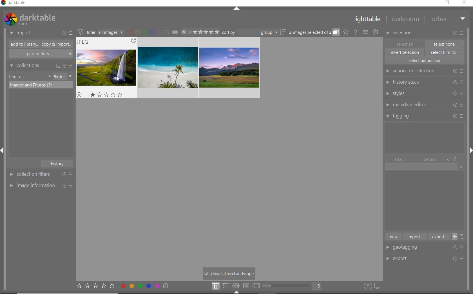 The height and width of the screenshot is (294, 473). What do you see at coordinates (424, 94) in the screenshot?
I see `styles` at bounding box center [424, 94].